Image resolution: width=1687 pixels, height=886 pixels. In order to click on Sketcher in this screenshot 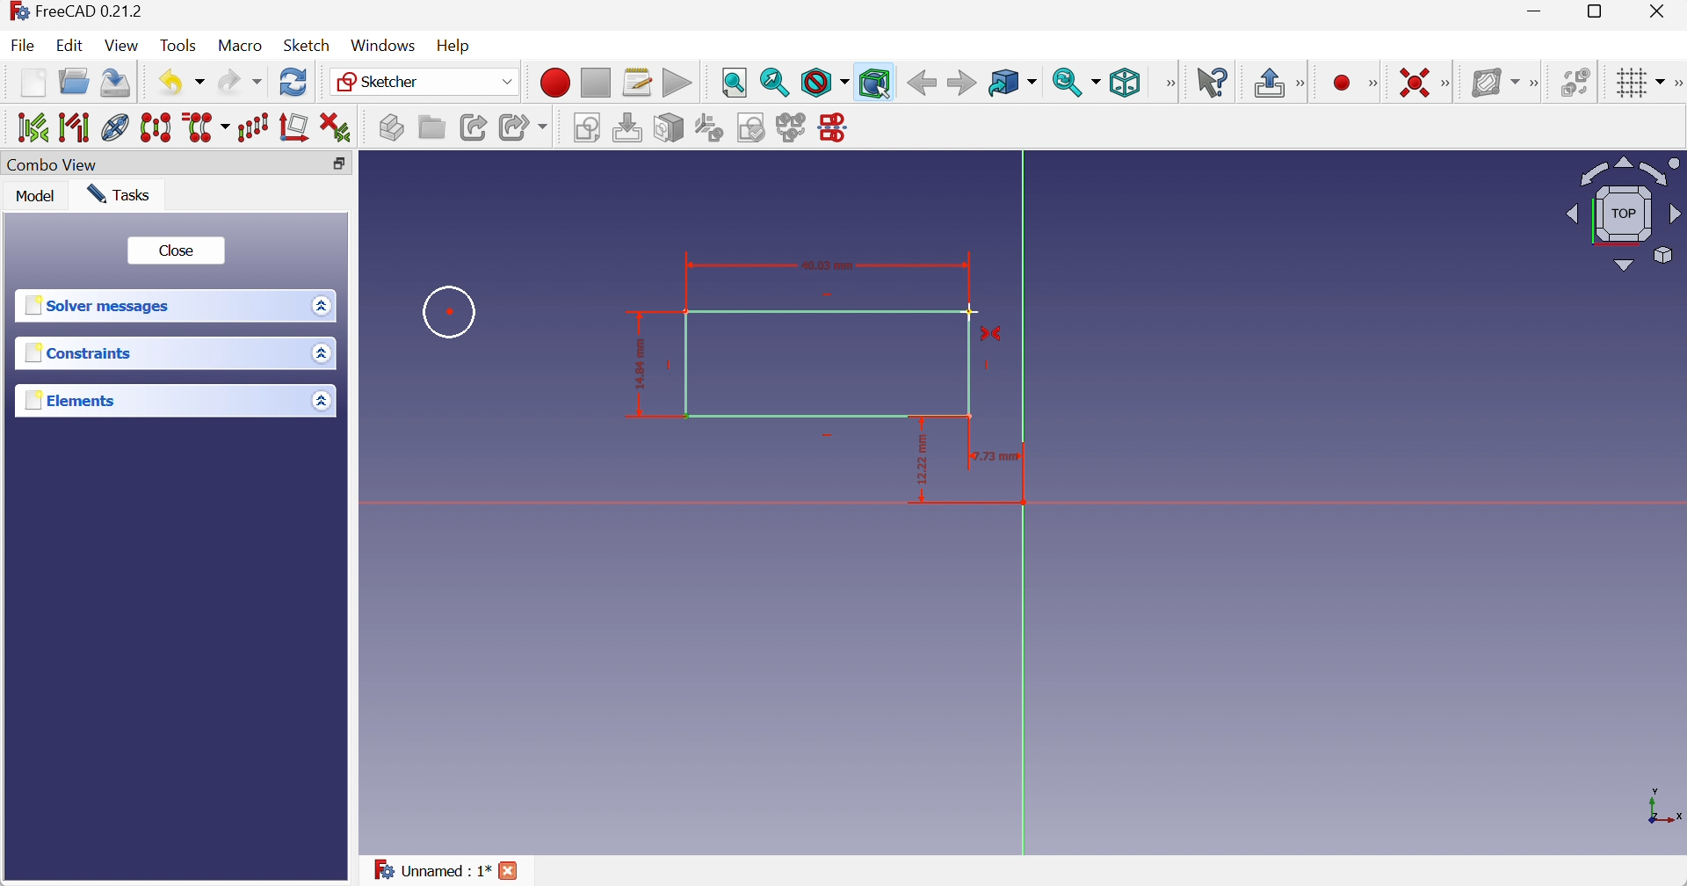, I will do `click(428, 83)`.